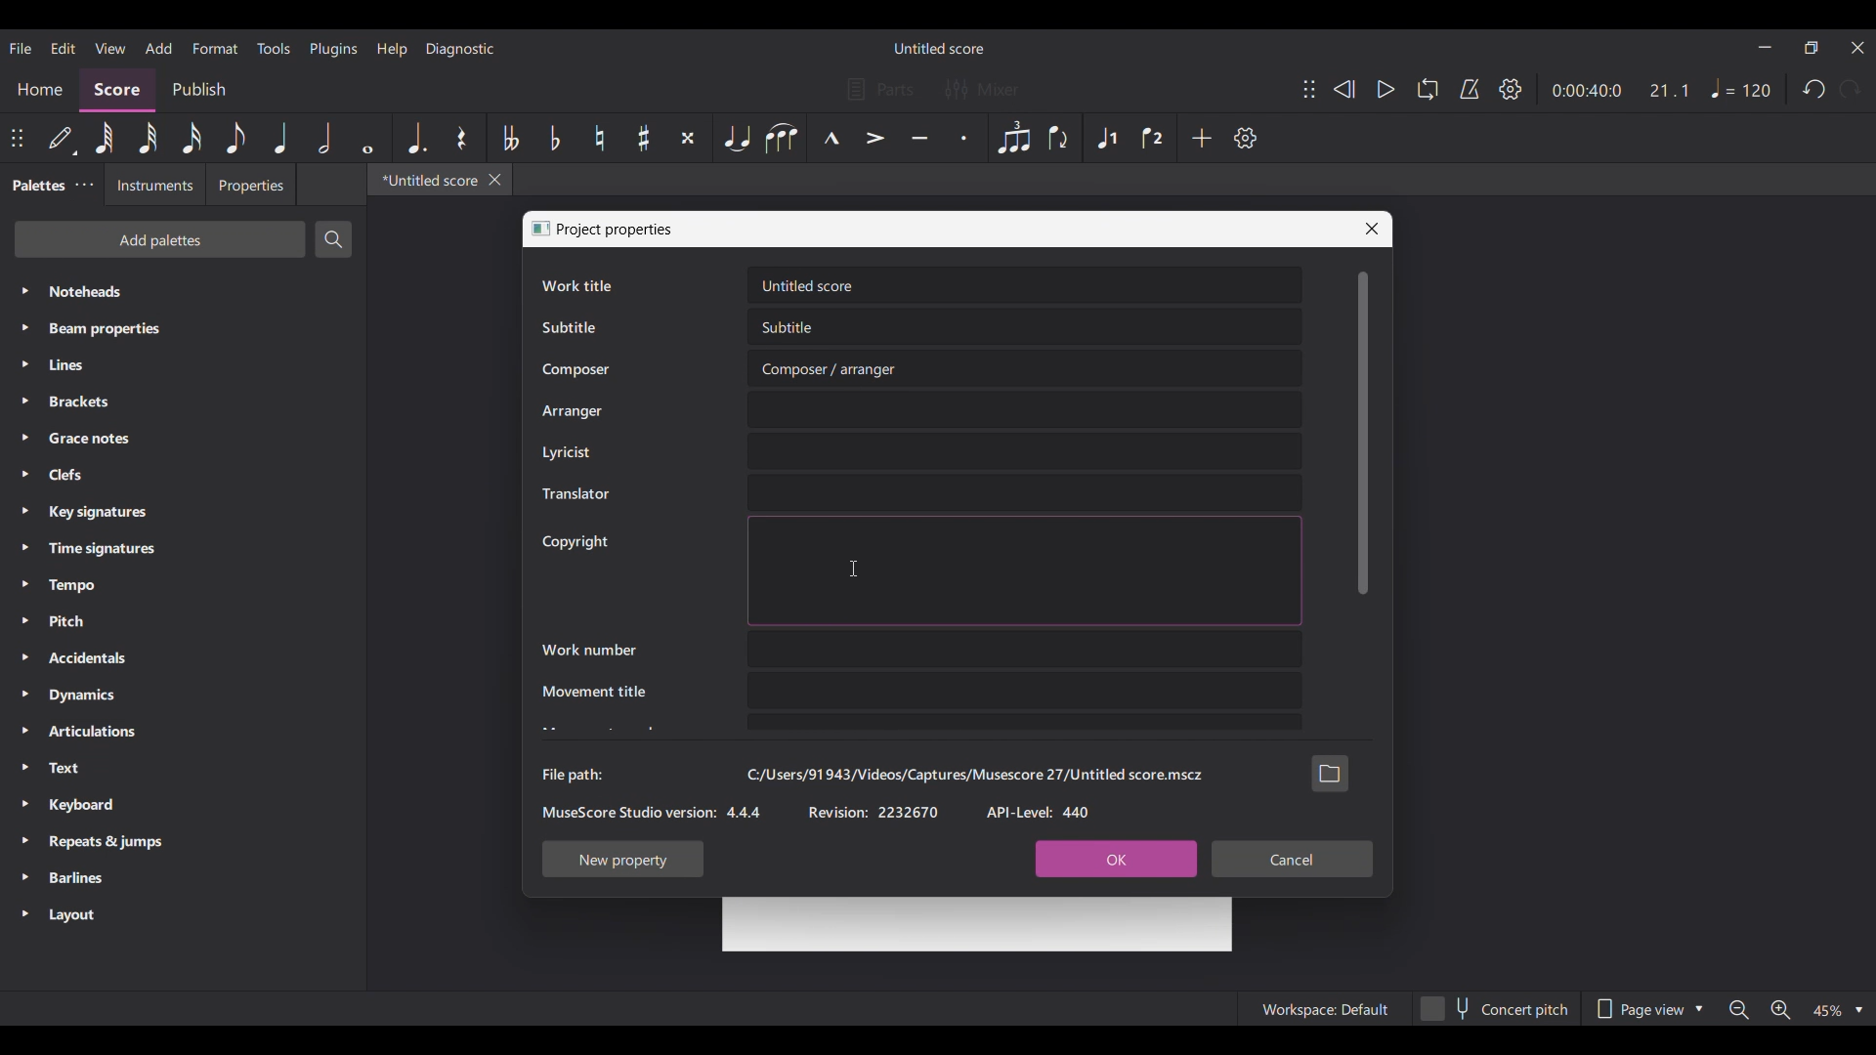 This screenshot has height=1055, width=1876. Describe the element at coordinates (1292, 860) in the screenshot. I see `Cancel` at that location.